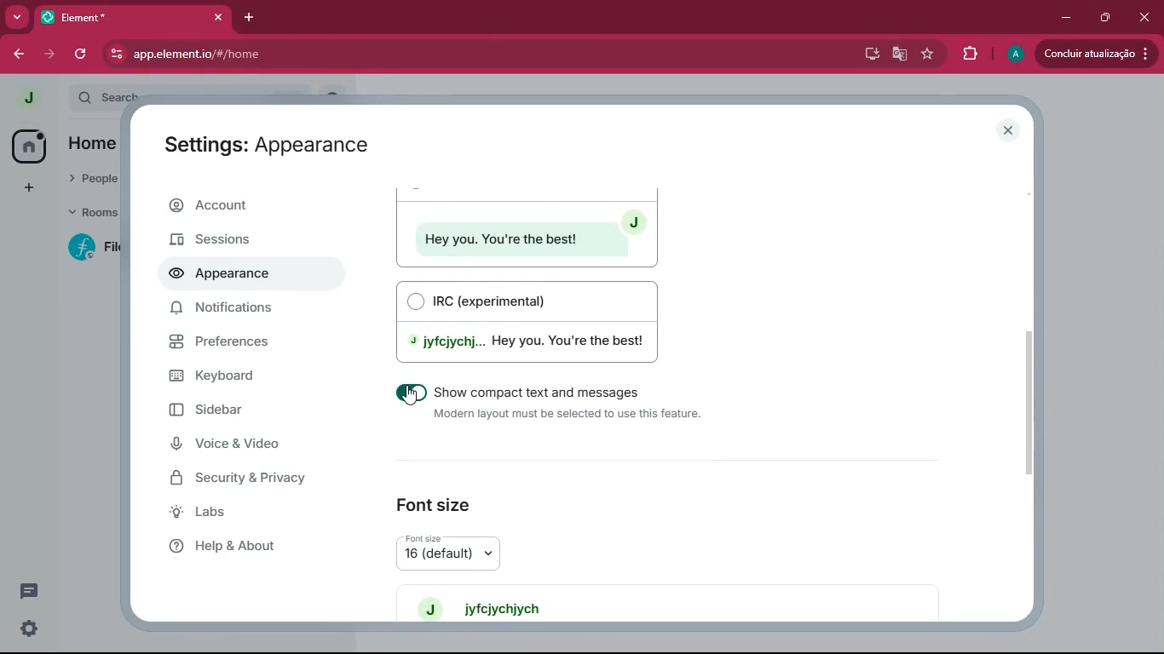 This screenshot has width=1164, height=654. I want to click on ‘Modern layout must be selected to use this feature., so click(570, 416).